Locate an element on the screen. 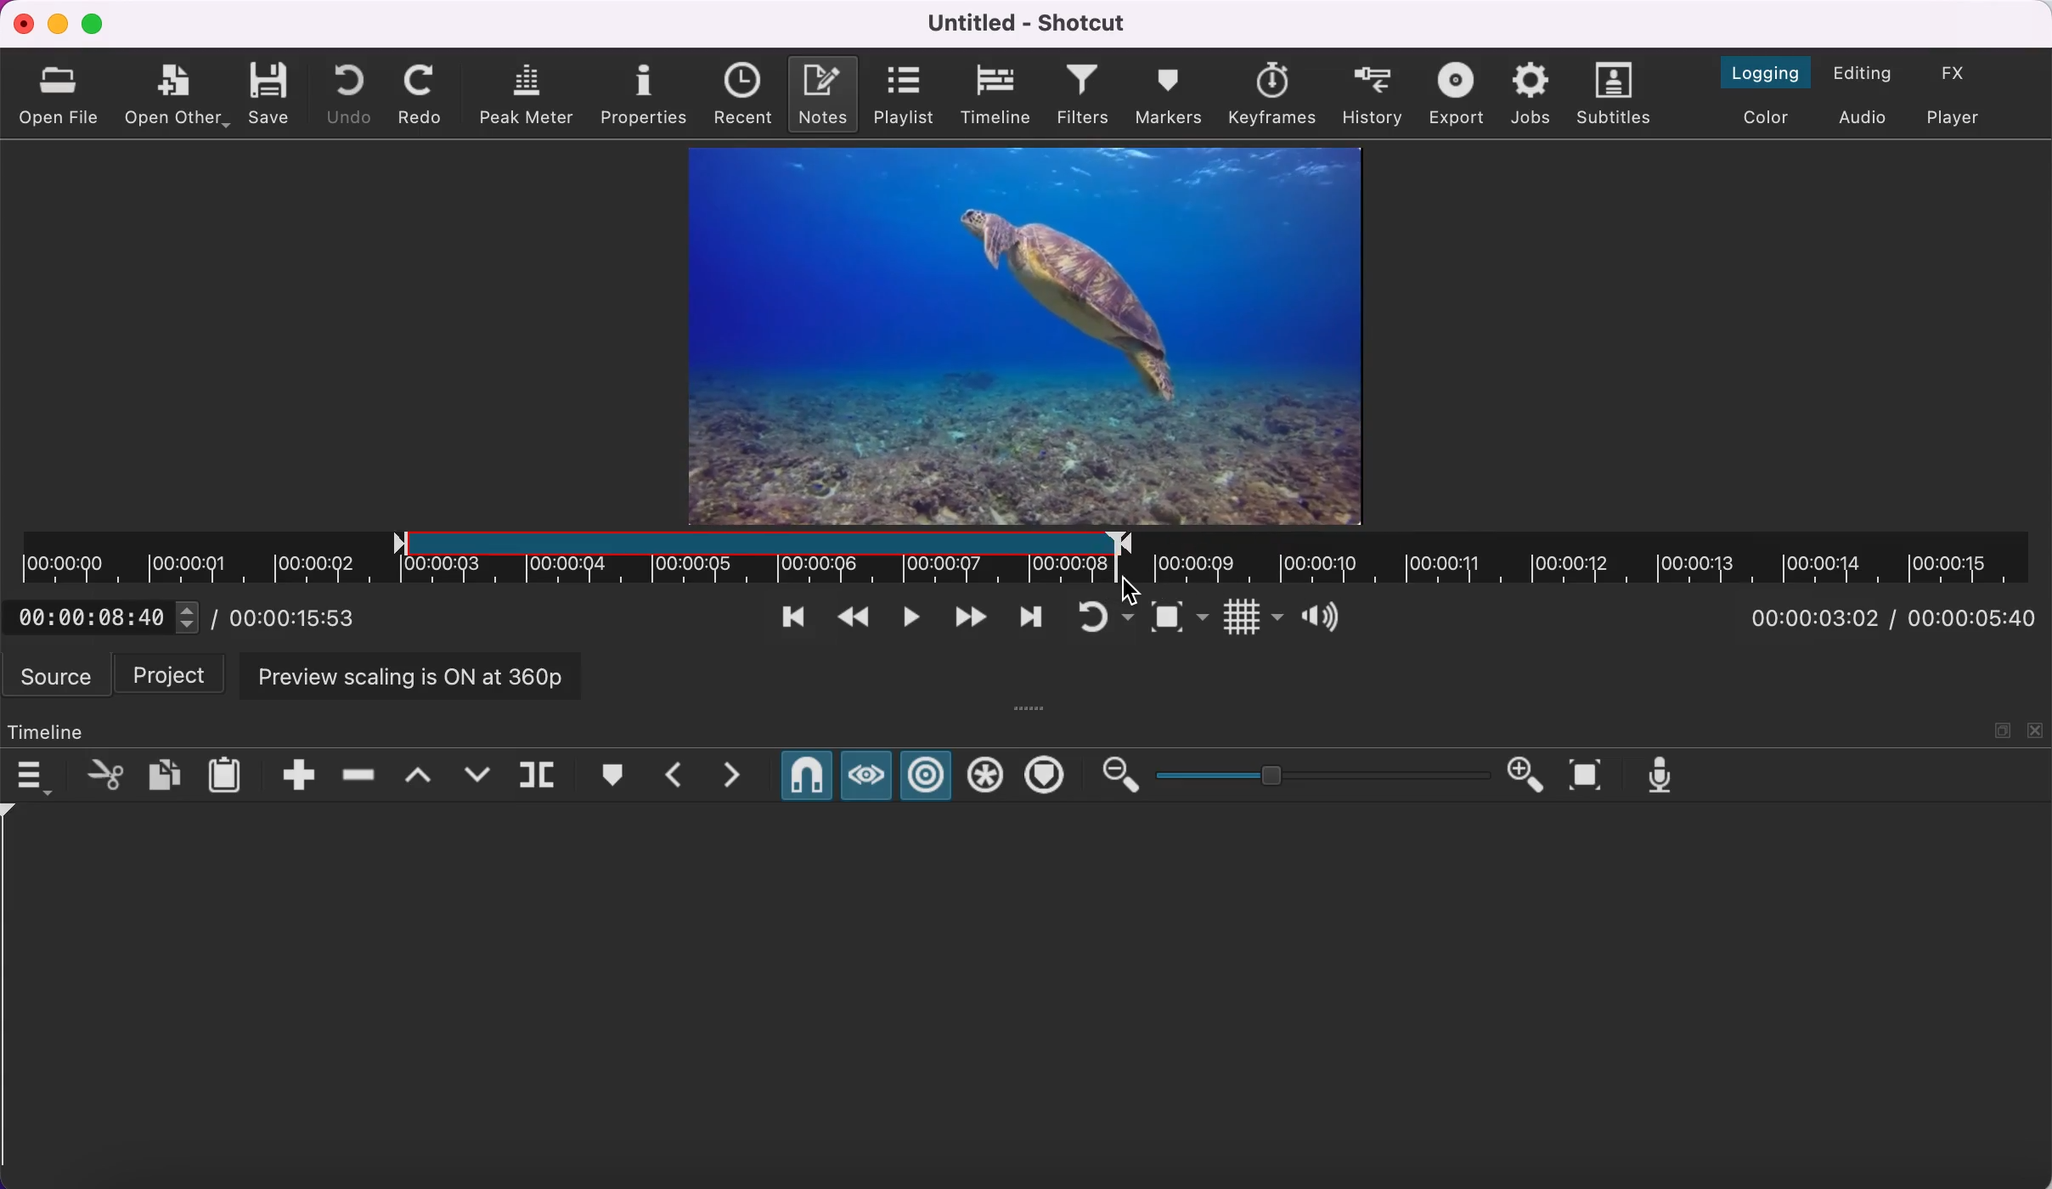 The image size is (2052, 1189). skip to next point is located at coordinates (1030, 617).